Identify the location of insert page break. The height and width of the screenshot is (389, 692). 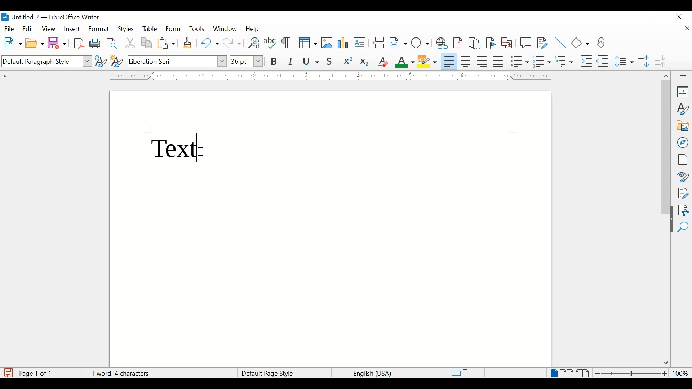
(378, 43).